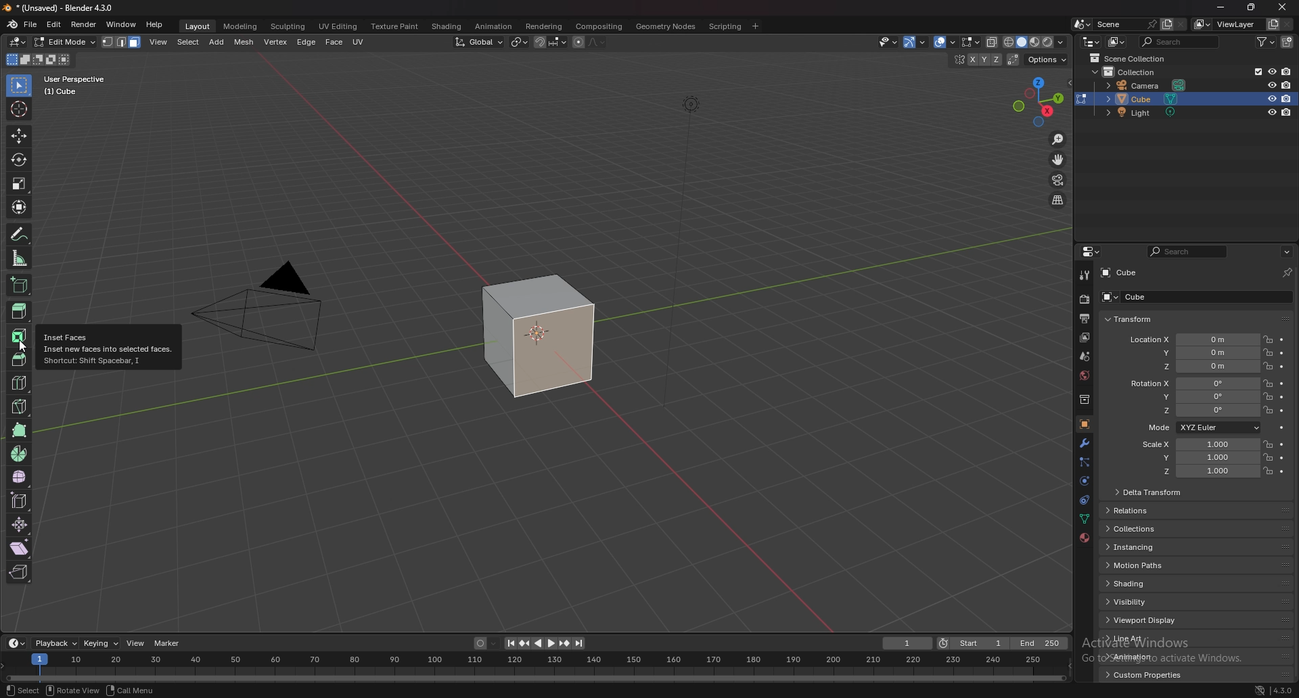  Describe the element at coordinates (971, 41) in the screenshot. I see `mesh edit mode` at that location.